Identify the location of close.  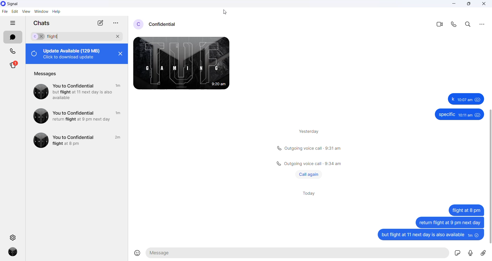
(484, 4).